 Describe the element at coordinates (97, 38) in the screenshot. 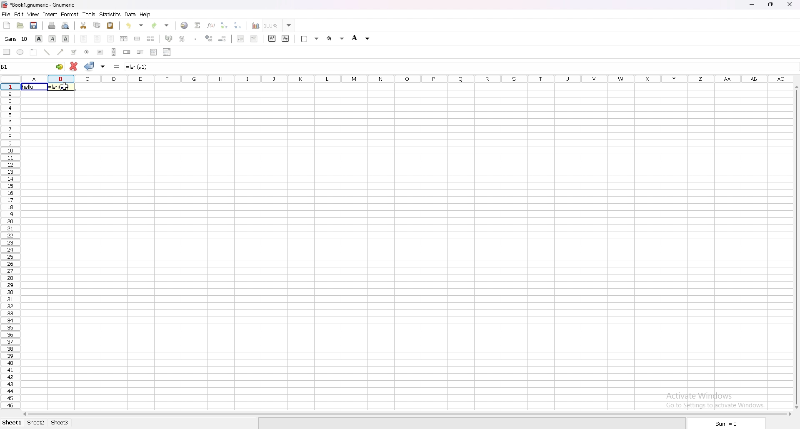

I see `center` at that location.